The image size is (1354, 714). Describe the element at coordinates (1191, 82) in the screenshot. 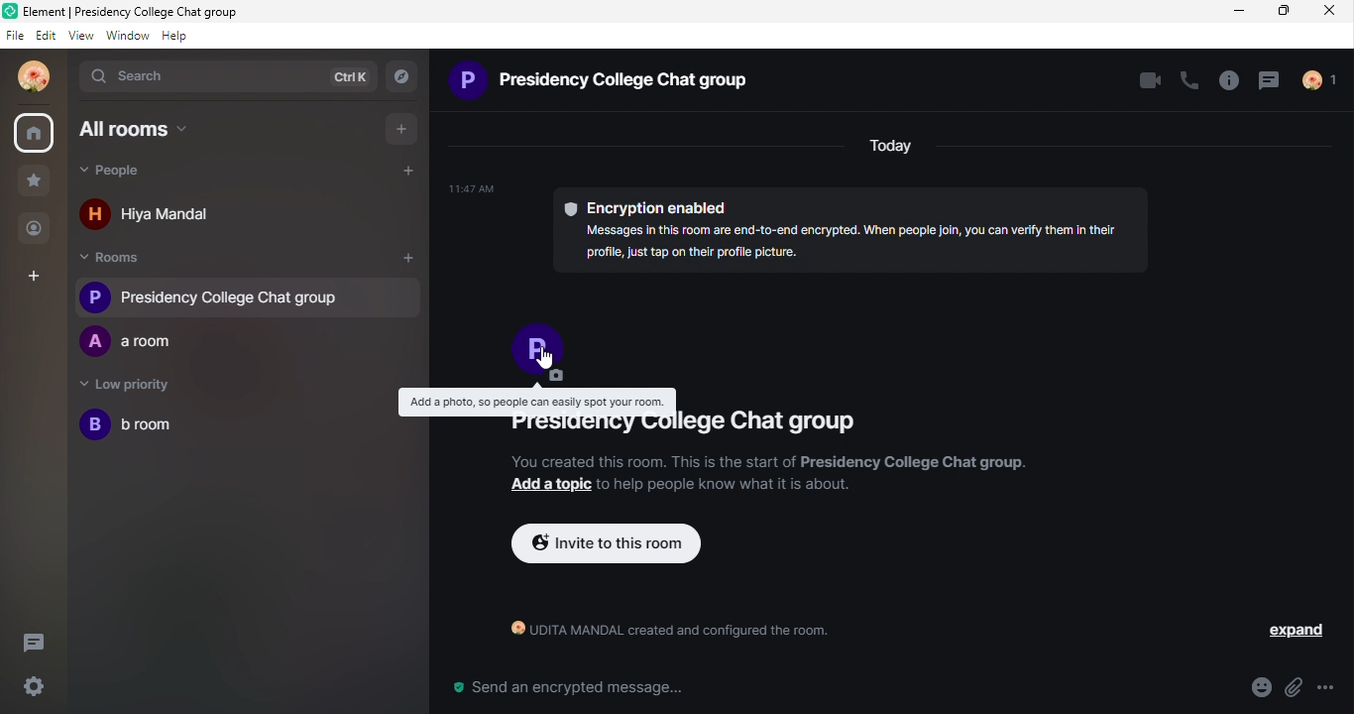

I see `voice call` at that location.